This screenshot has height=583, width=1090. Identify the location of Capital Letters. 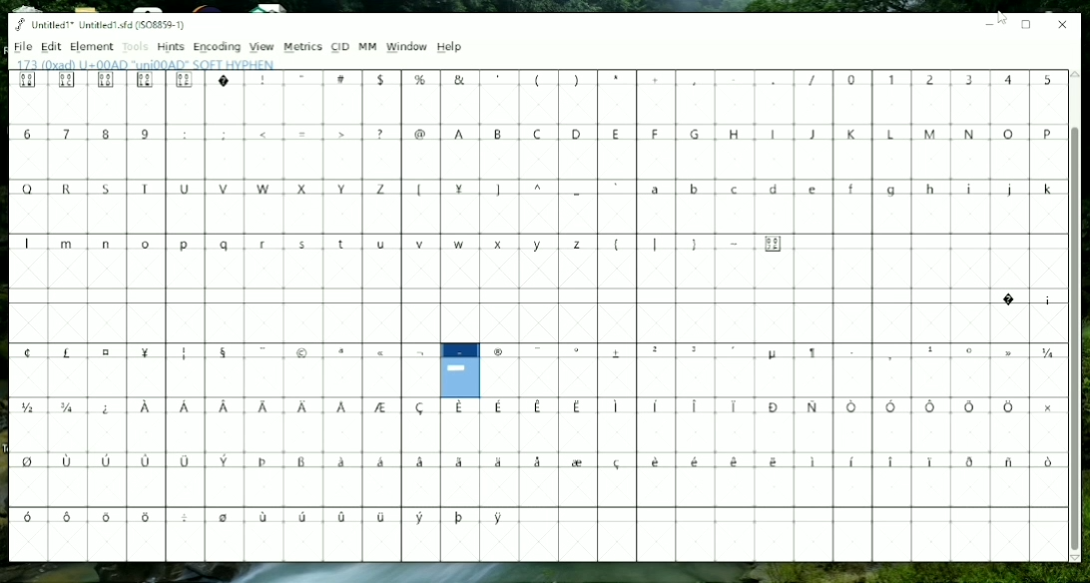
(754, 136).